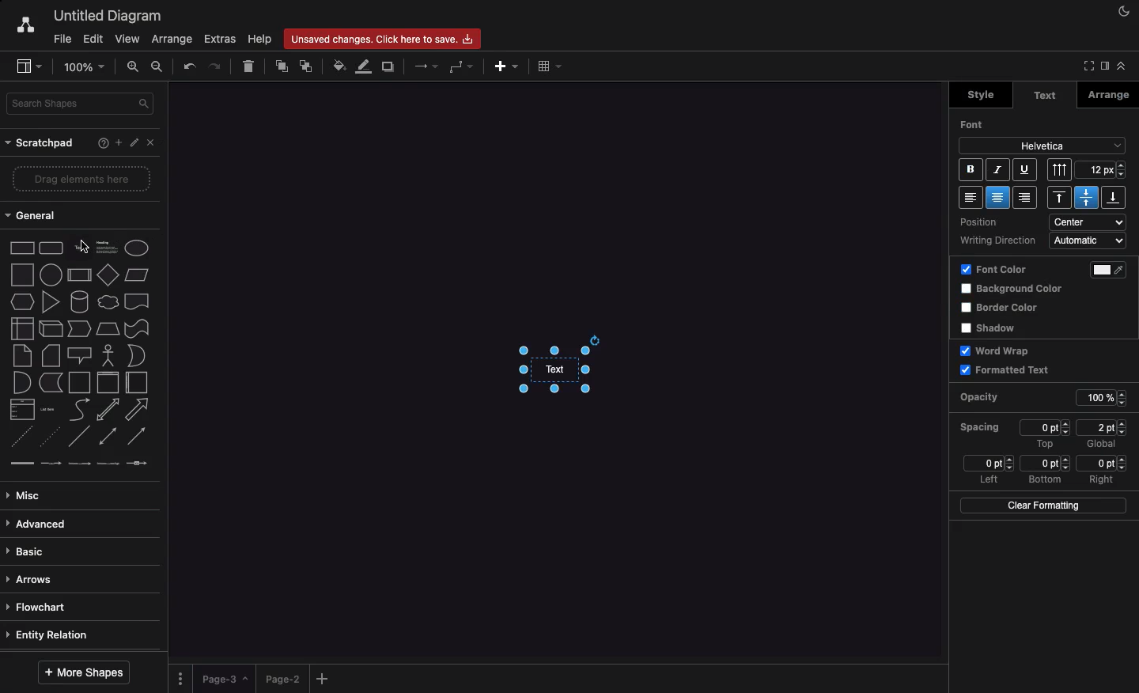 The height and width of the screenshot is (693, 1139). What do you see at coordinates (108, 329) in the screenshot?
I see `trapezoid` at bounding box center [108, 329].